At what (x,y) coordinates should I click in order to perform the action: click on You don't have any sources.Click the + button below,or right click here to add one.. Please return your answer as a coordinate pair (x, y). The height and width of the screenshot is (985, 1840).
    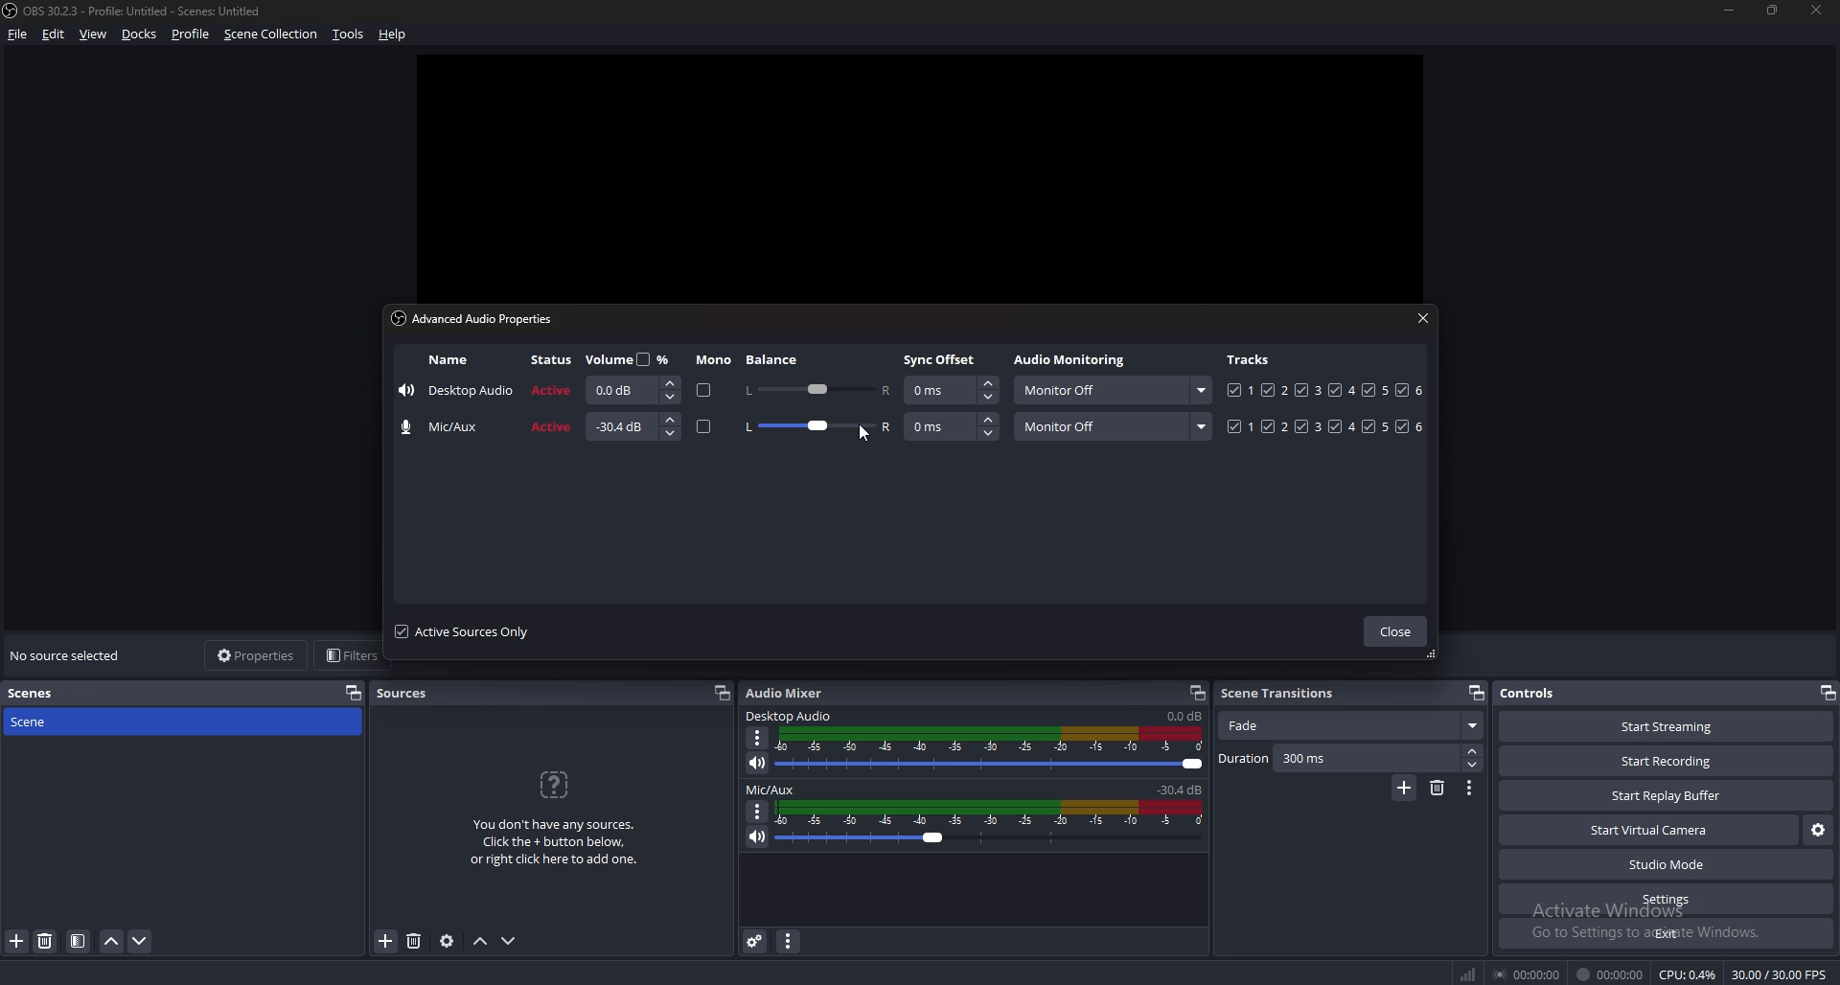
    Looking at the image, I should click on (552, 842).